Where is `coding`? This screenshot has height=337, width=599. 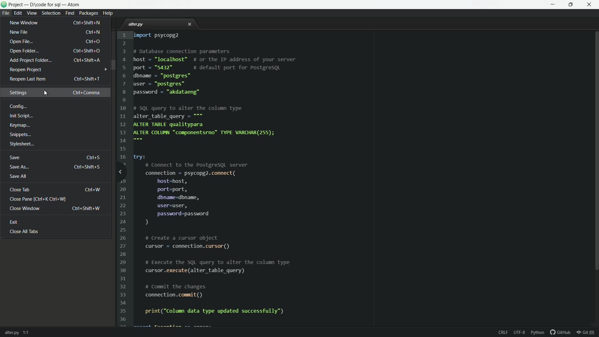
coding is located at coordinates (18, 107).